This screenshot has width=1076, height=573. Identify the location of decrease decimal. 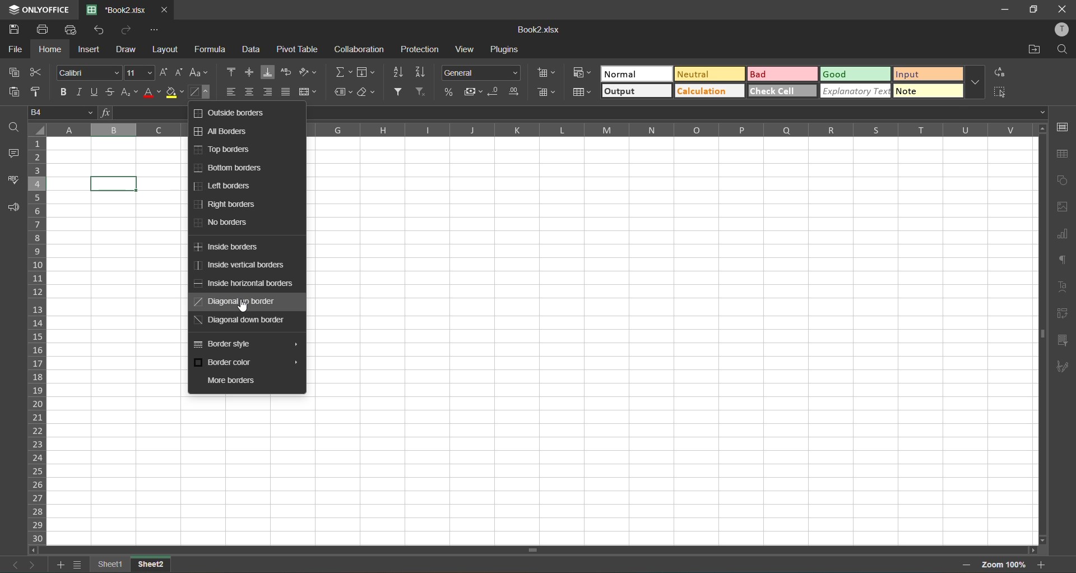
(497, 94).